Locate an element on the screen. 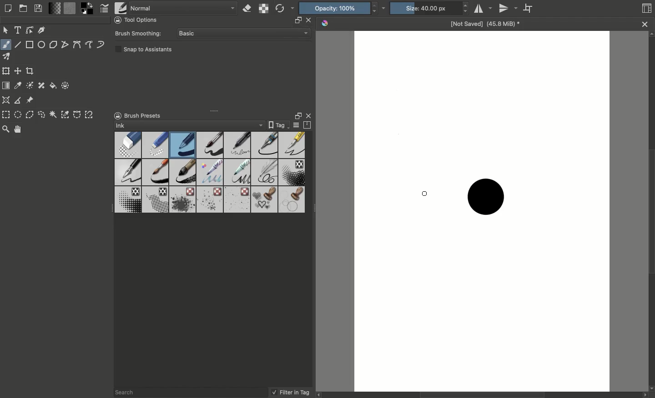 The image size is (655, 398). Filter in tag is located at coordinates (290, 393).